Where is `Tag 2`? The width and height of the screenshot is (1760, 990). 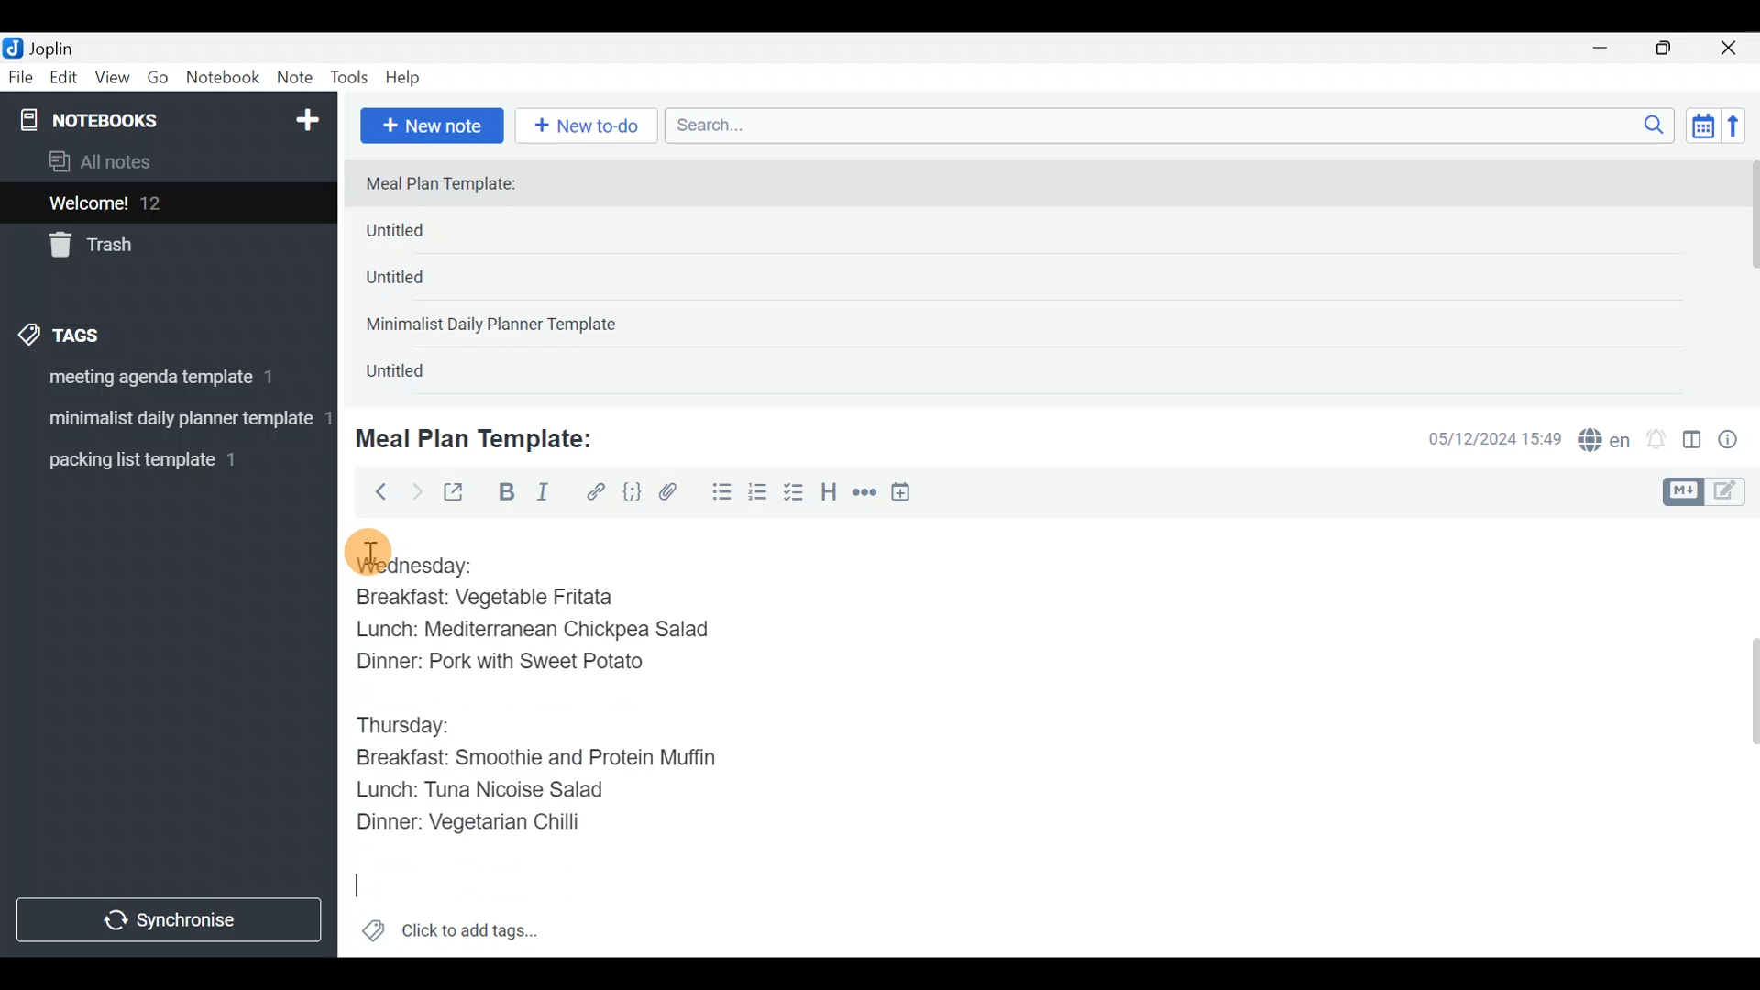 Tag 2 is located at coordinates (168, 421).